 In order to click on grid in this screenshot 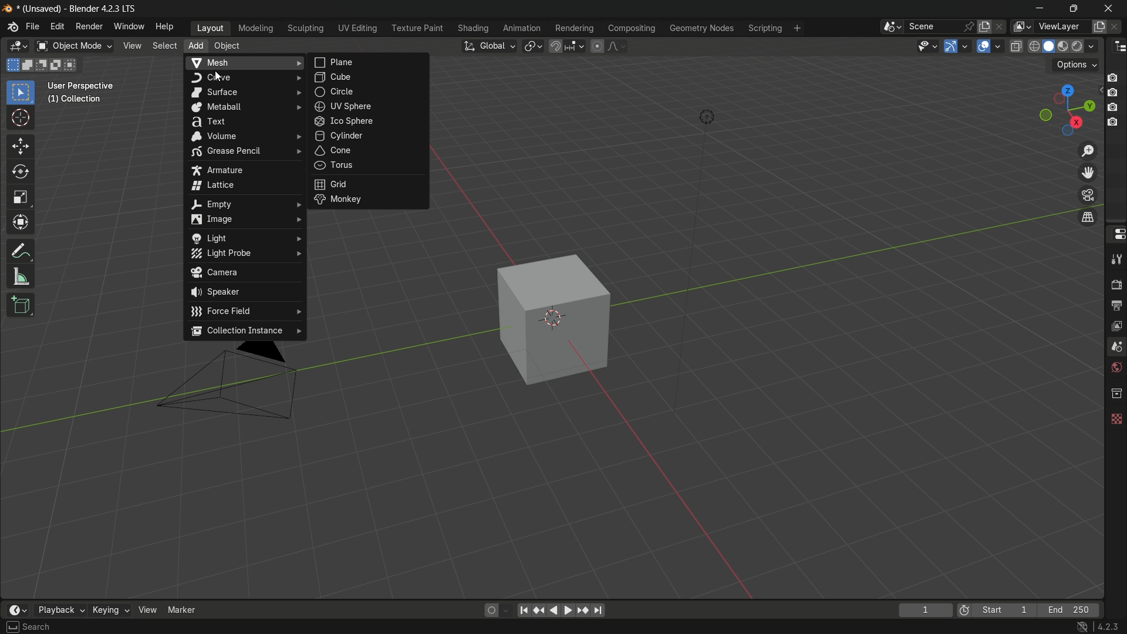, I will do `click(368, 184)`.